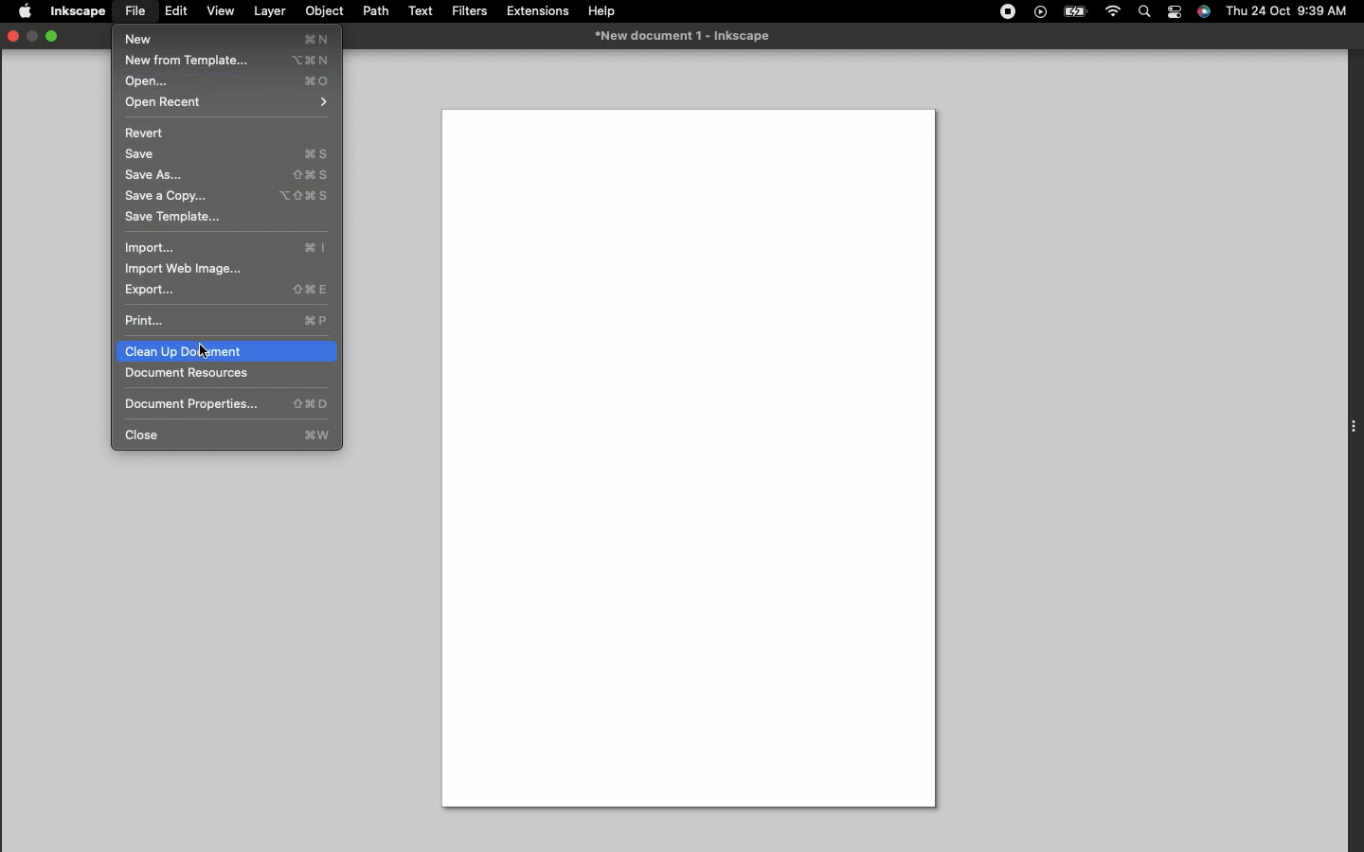  I want to click on Save as, so click(227, 173).